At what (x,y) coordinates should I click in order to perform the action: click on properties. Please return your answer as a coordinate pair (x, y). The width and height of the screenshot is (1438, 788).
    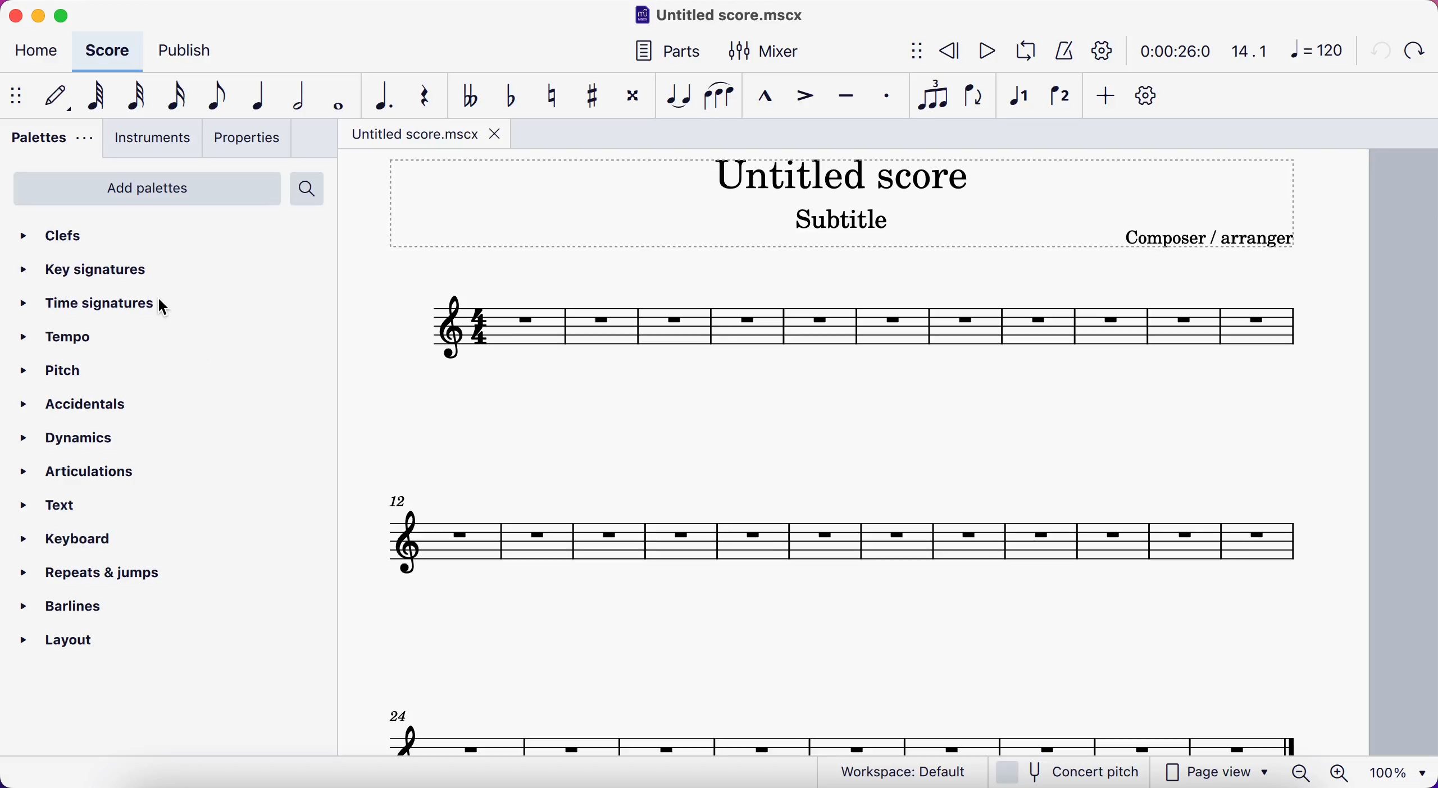
    Looking at the image, I should click on (248, 138).